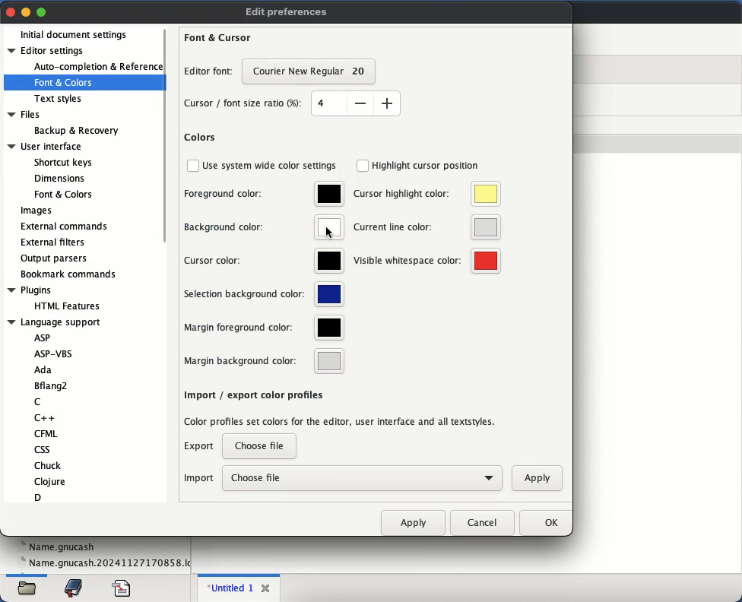 The width and height of the screenshot is (742, 602). What do you see at coordinates (46, 464) in the screenshot?
I see `Chuck` at bounding box center [46, 464].